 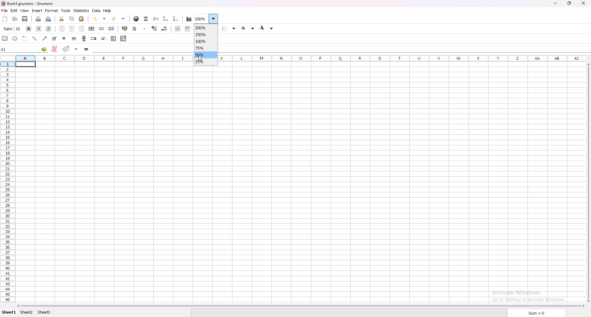 What do you see at coordinates (71, 18) in the screenshot?
I see `copy` at bounding box center [71, 18].